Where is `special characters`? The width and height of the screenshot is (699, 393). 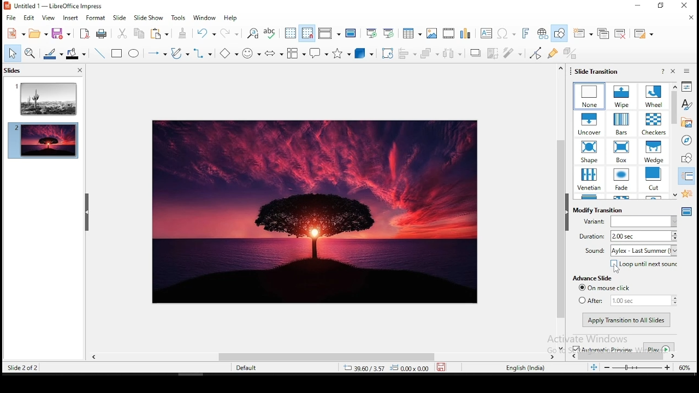 special characters is located at coordinates (506, 34).